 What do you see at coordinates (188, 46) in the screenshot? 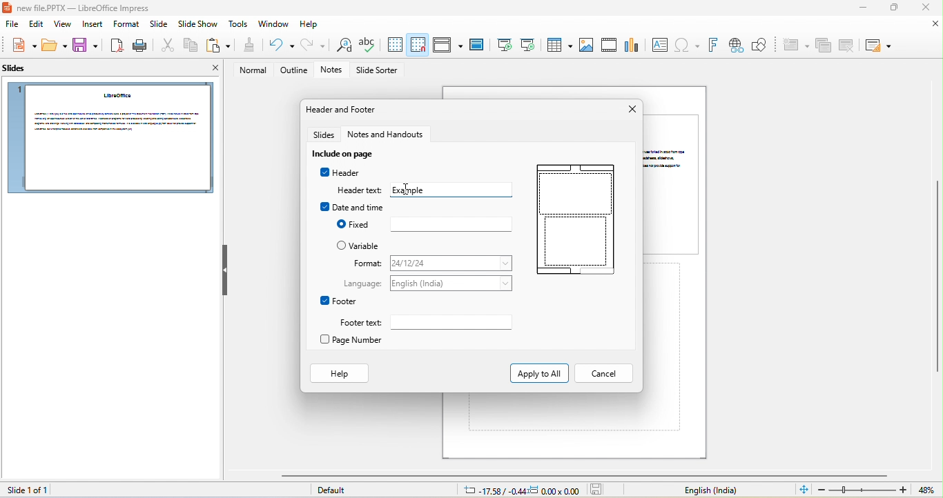
I see `copy` at bounding box center [188, 46].